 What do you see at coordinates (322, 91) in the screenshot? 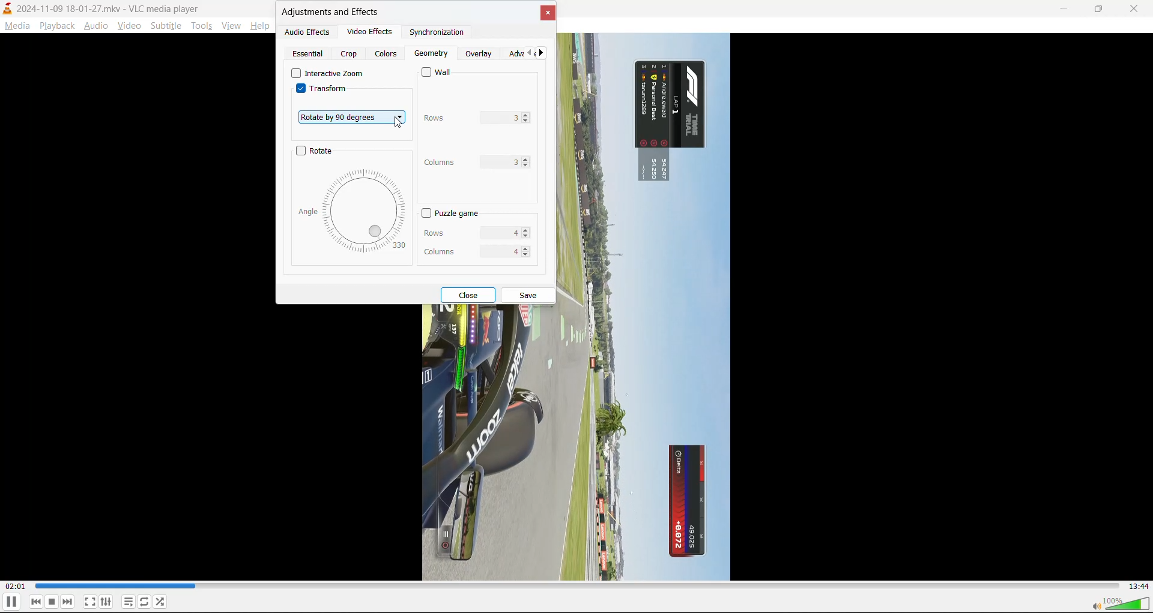
I see `transform` at bounding box center [322, 91].